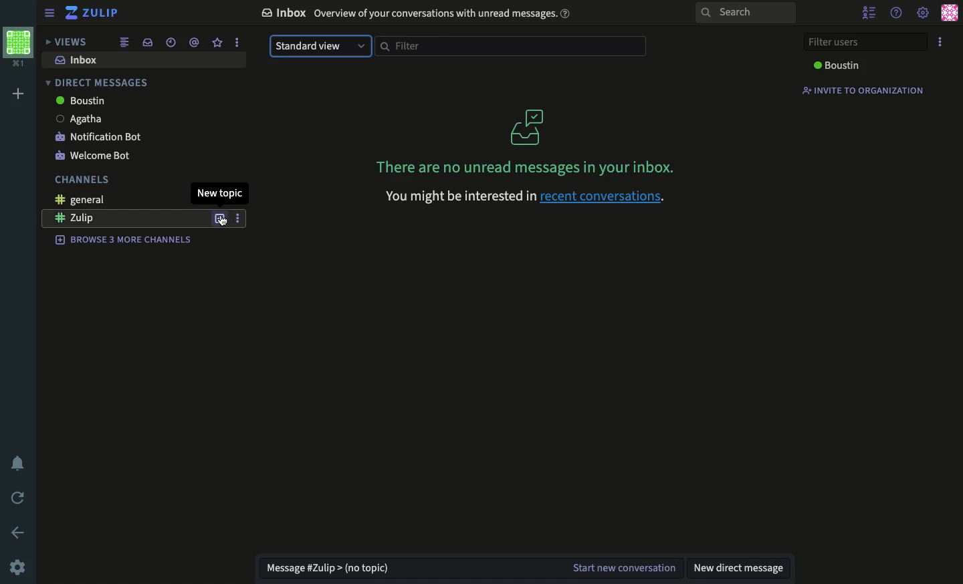  What do you see at coordinates (220, 219) in the screenshot?
I see `new topic` at bounding box center [220, 219].